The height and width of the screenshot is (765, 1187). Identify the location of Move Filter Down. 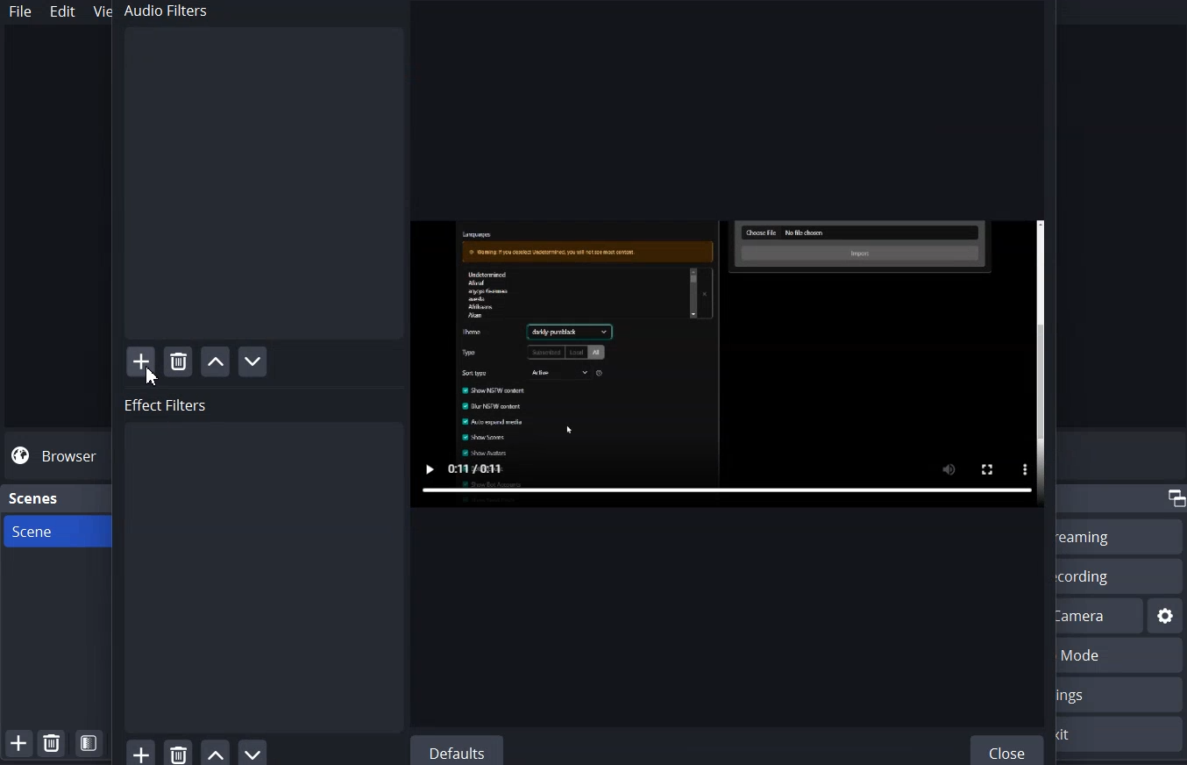
(254, 752).